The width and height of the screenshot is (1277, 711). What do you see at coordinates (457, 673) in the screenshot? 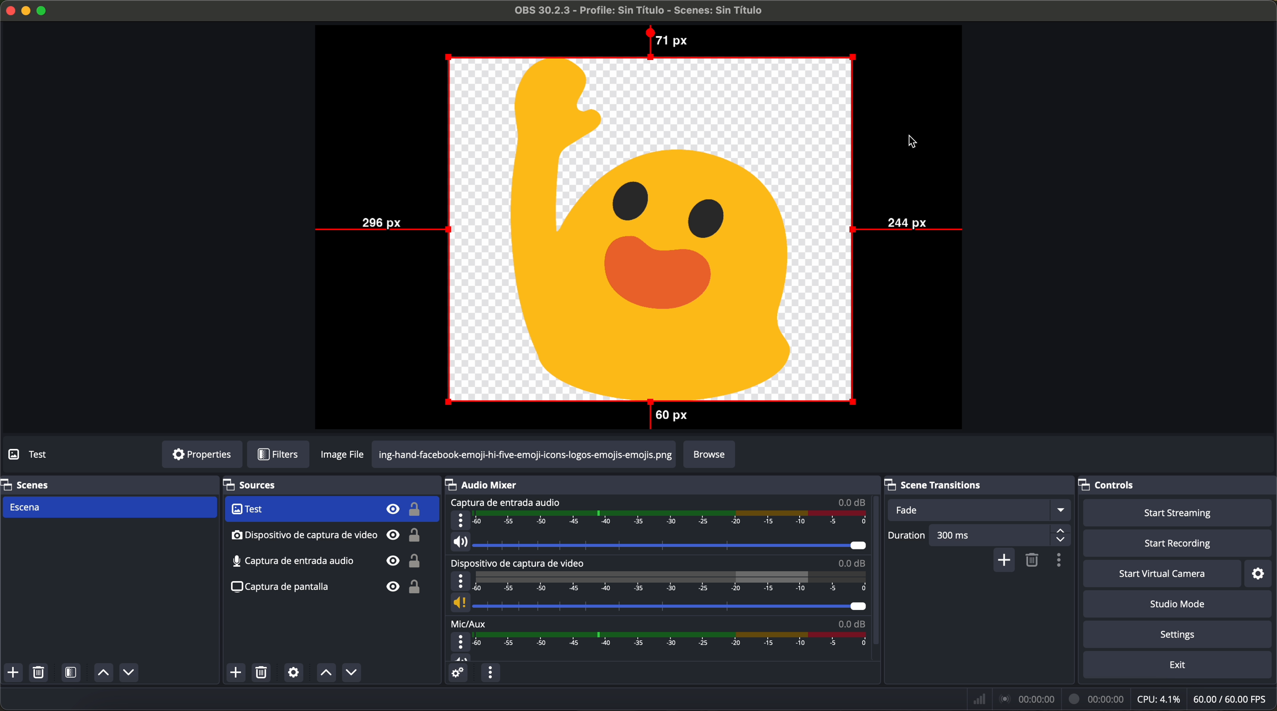
I see `advanced audio properties` at bounding box center [457, 673].